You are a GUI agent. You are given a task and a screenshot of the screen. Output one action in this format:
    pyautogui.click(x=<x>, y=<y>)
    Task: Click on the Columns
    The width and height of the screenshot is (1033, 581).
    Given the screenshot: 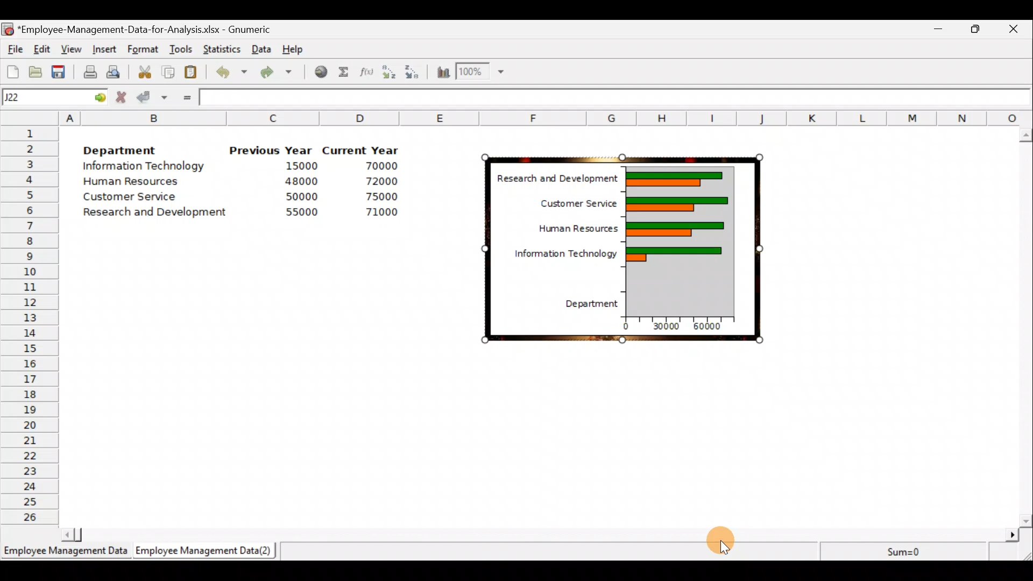 What is the action you would take?
    pyautogui.click(x=516, y=115)
    